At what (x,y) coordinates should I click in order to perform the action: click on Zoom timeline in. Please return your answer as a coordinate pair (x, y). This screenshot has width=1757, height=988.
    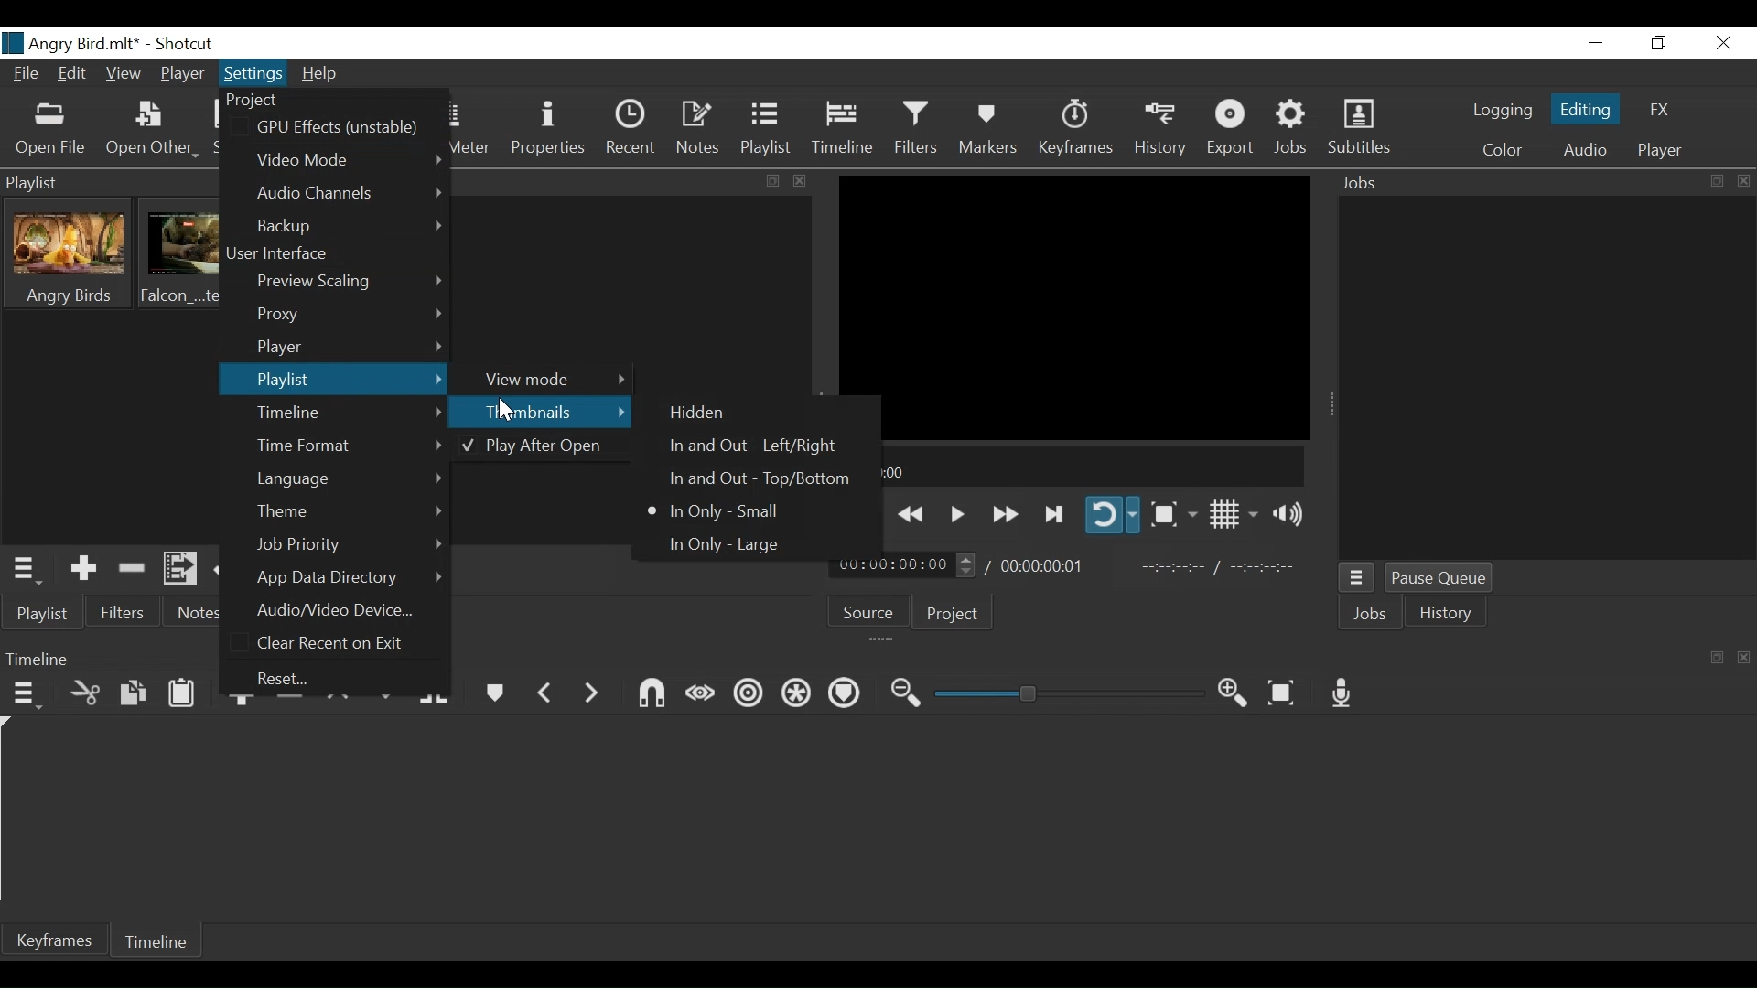
    Looking at the image, I should click on (1233, 694).